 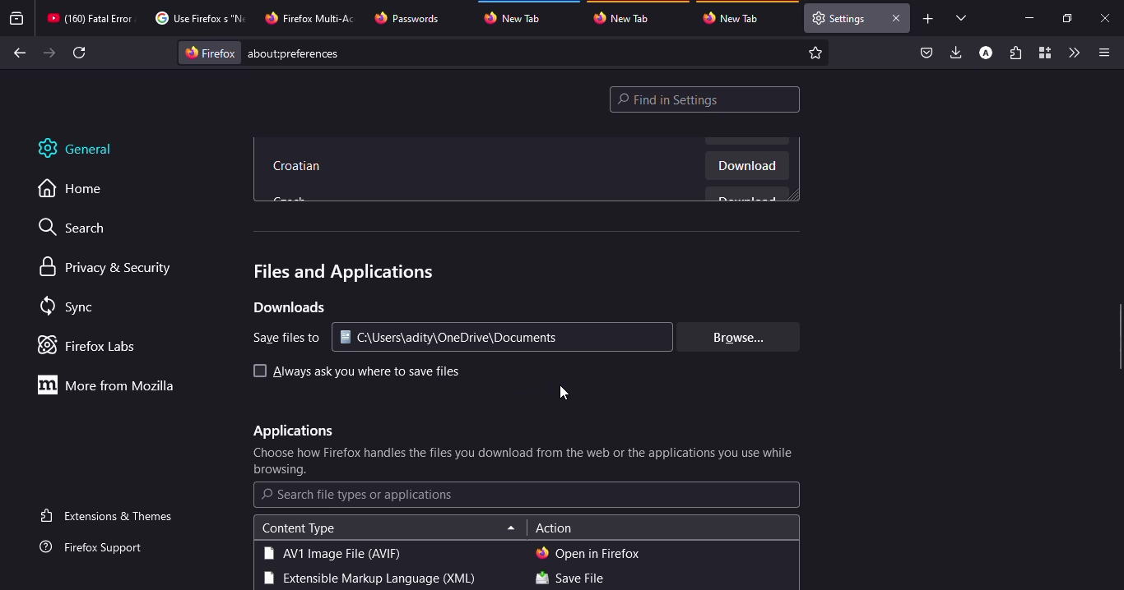 I want to click on content type, so click(x=298, y=528).